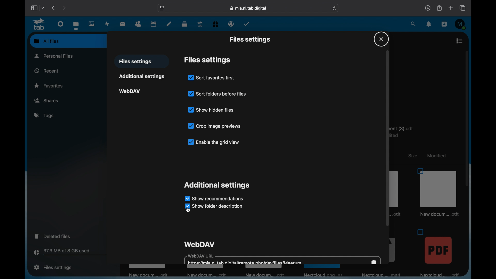 The image size is (496, 279). What do you see at coordinates (154, 24) in the screenshot?
I see `calendar` at bounding box center [154, 24].